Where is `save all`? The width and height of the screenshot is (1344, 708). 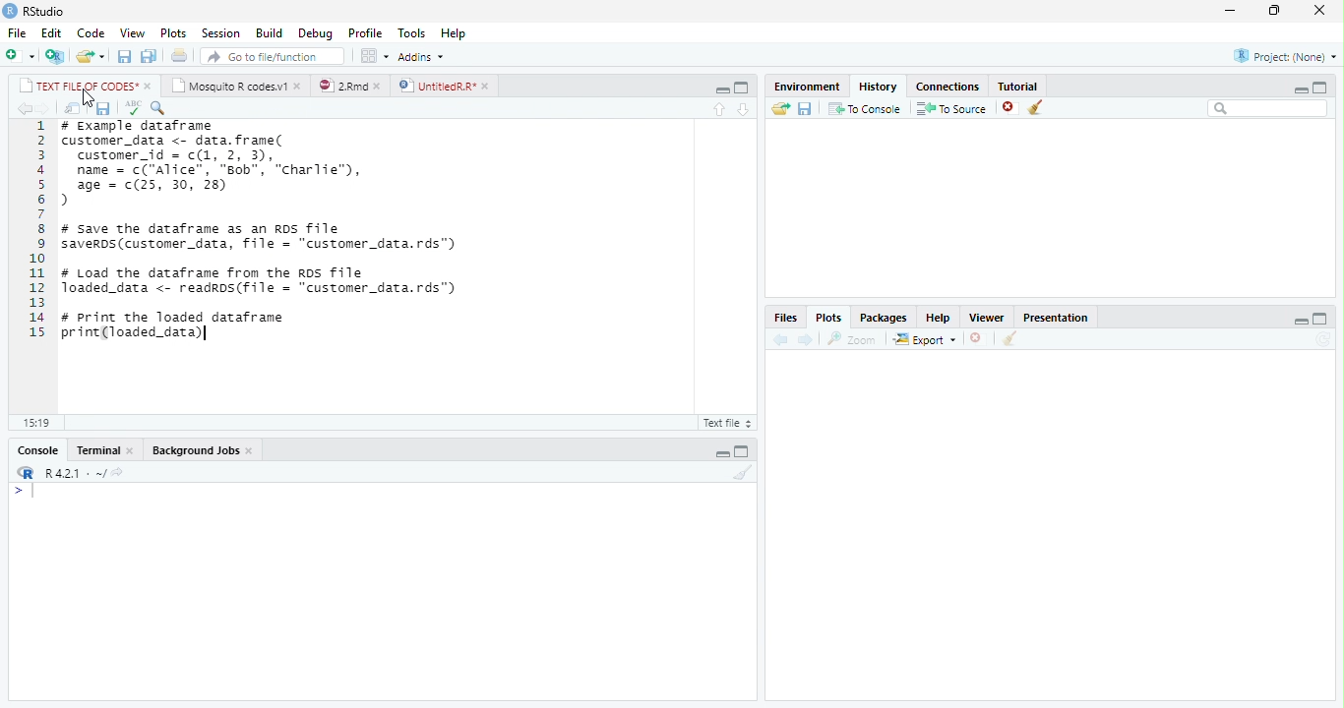
save all is located at coordinates (149, 57).